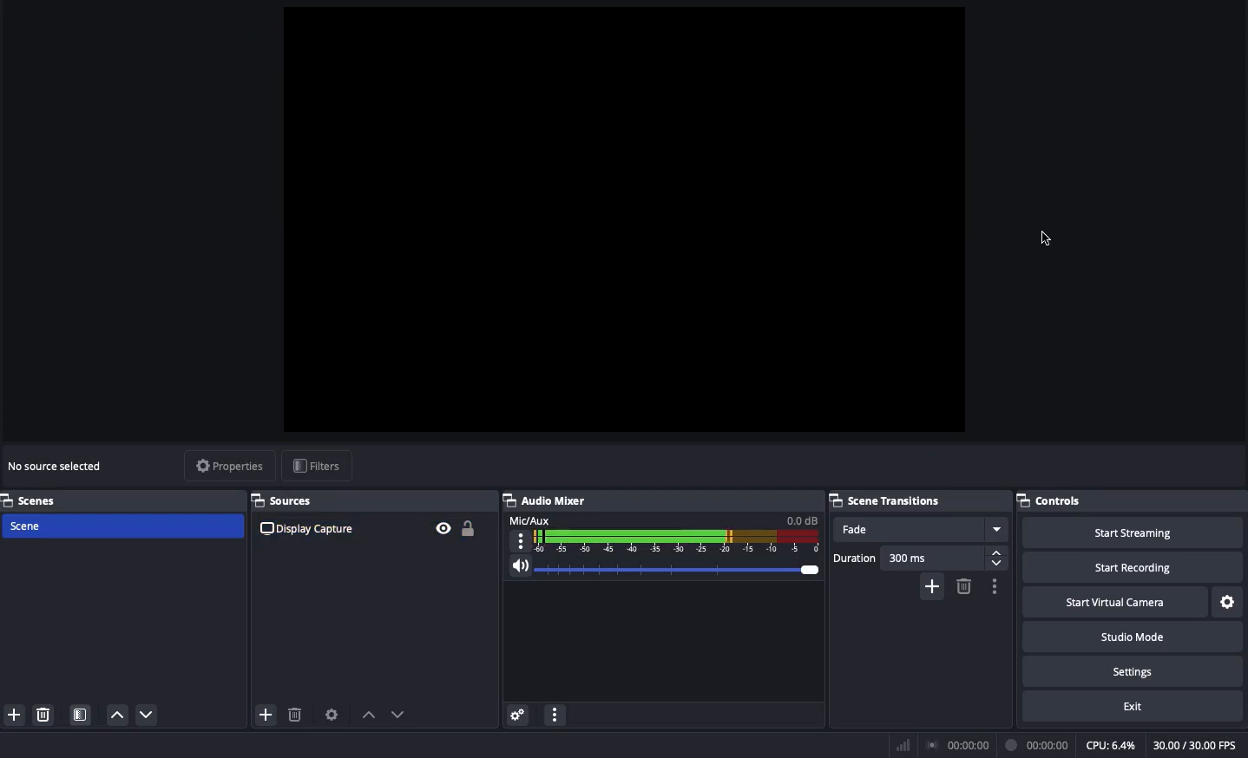 The image size is (1248, 758). I want to click on Start streaming, so click(1134, 531).